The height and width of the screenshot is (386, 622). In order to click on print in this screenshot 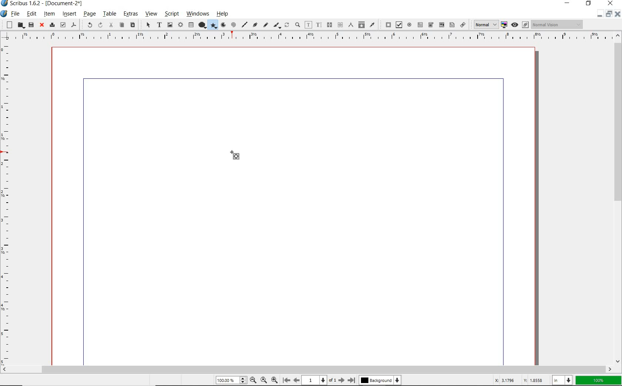, I will do `click(51, 25)`.